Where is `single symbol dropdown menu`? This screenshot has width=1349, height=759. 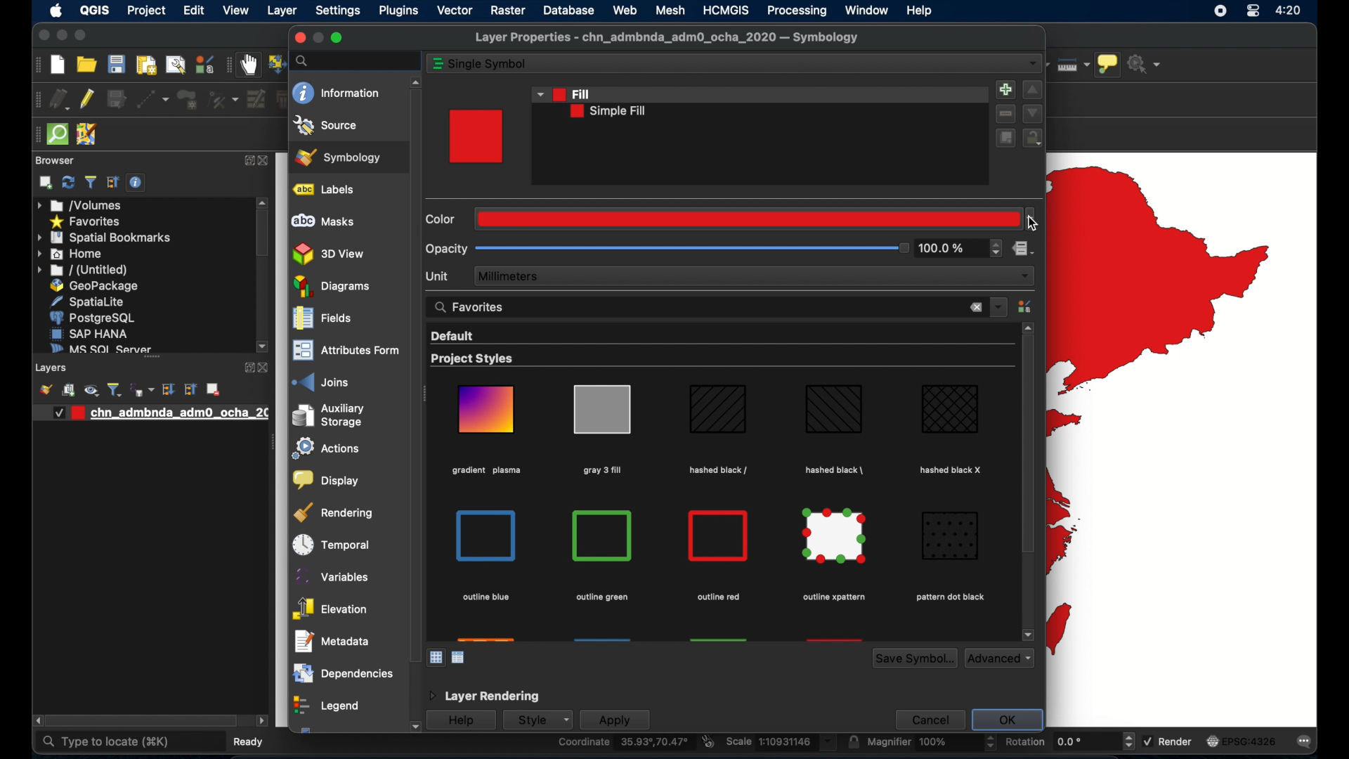 single symbol dropdown menu is located at coordinates (1033, 64).